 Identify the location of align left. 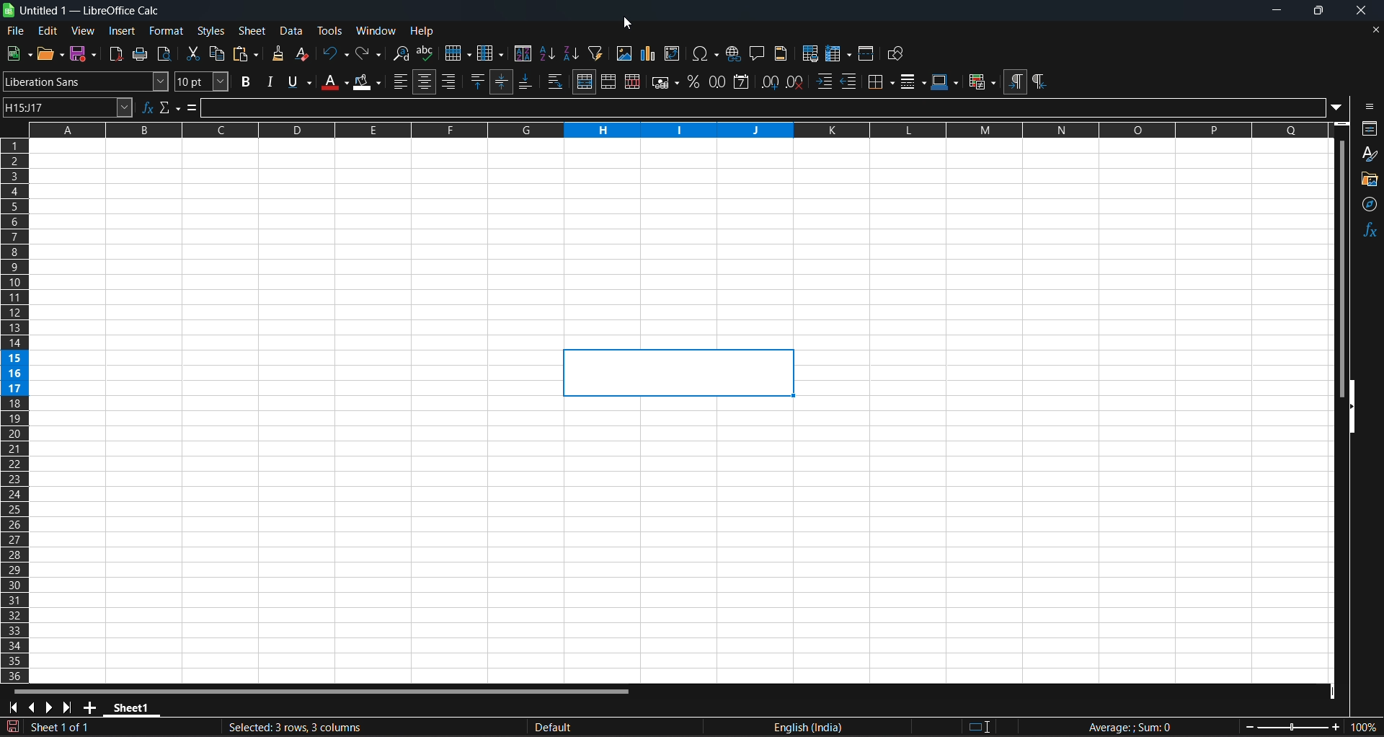
(401, 81).